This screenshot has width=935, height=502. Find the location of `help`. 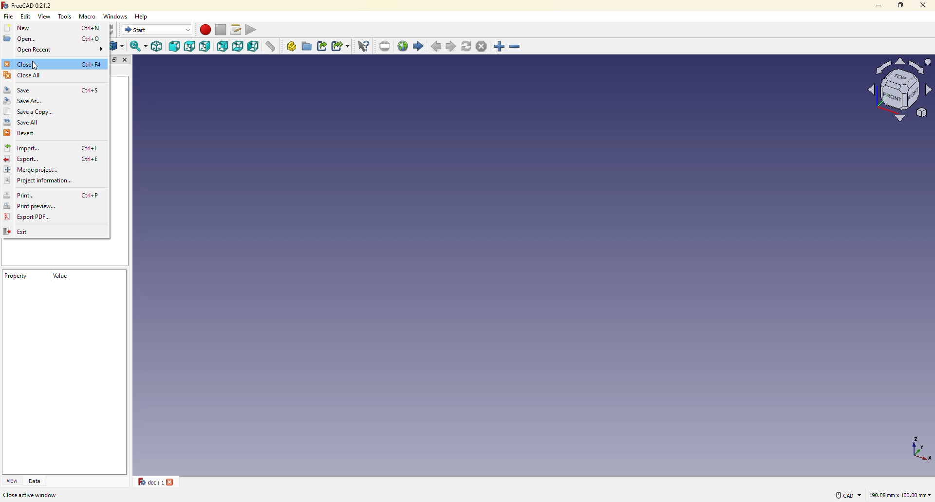

help is located at coordinates (144, 16).